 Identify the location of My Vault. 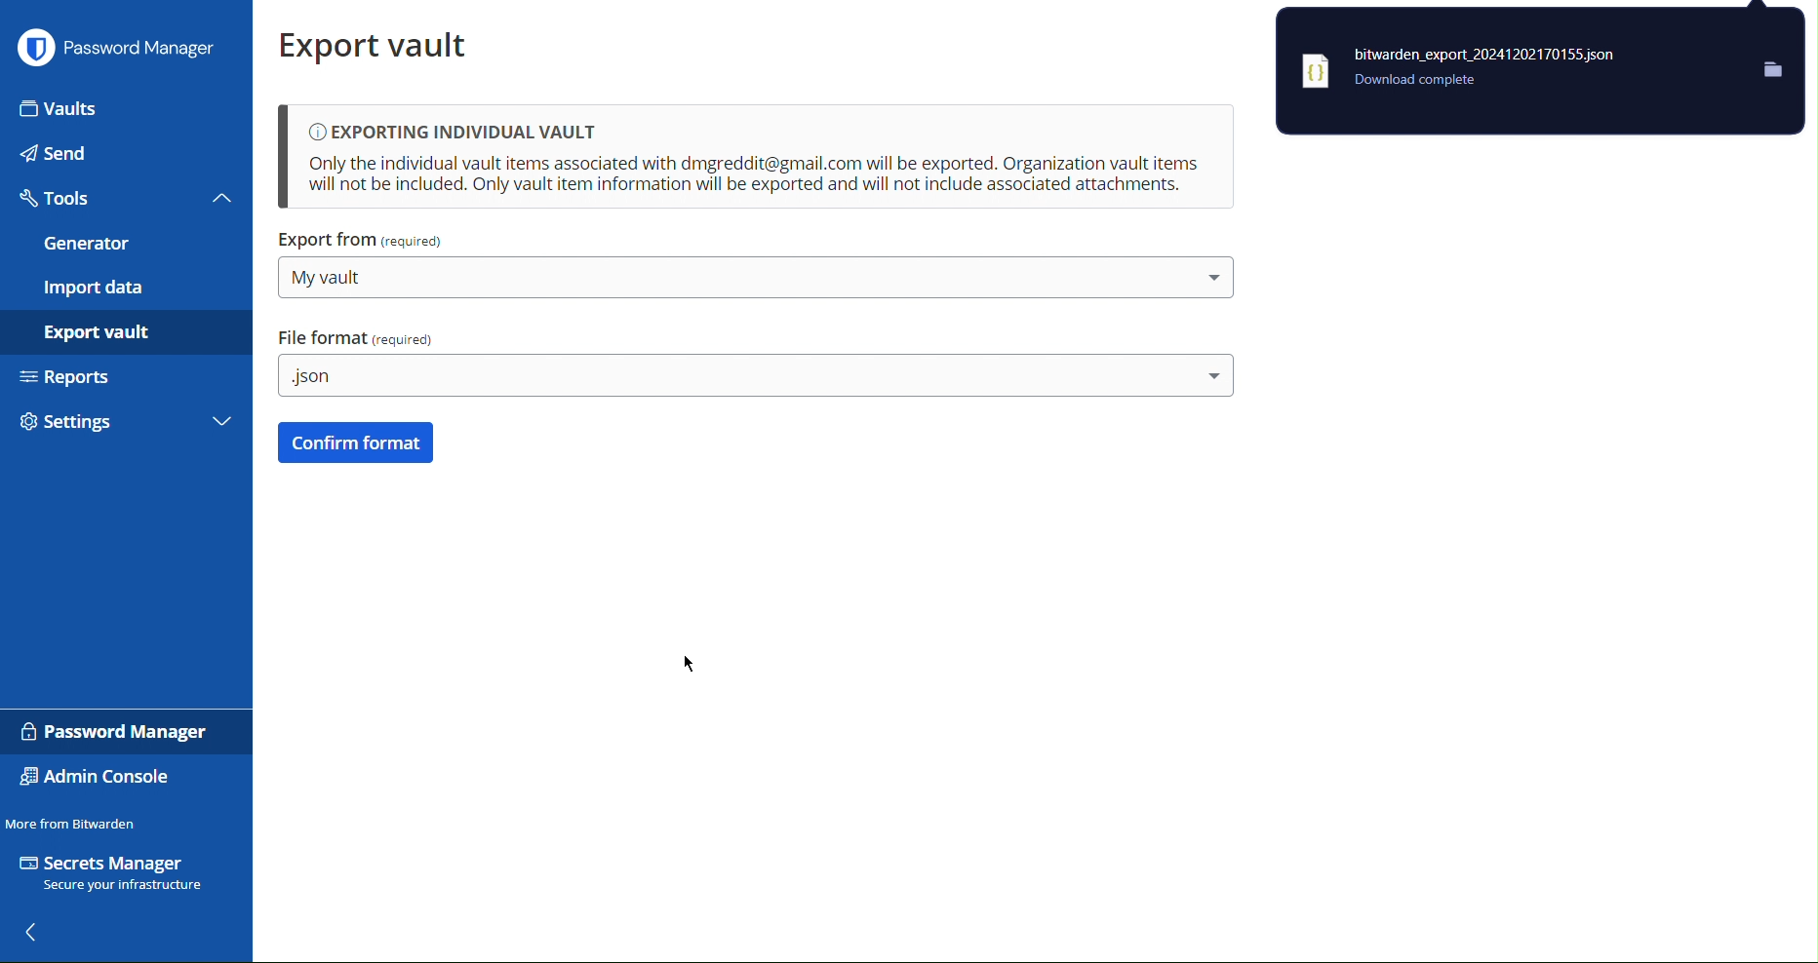
(757, 280).